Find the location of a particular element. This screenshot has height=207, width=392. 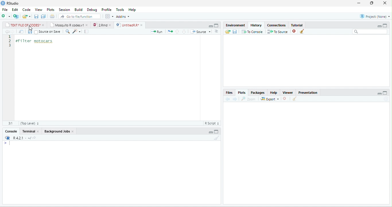

options is located at coordinates (216, 31).